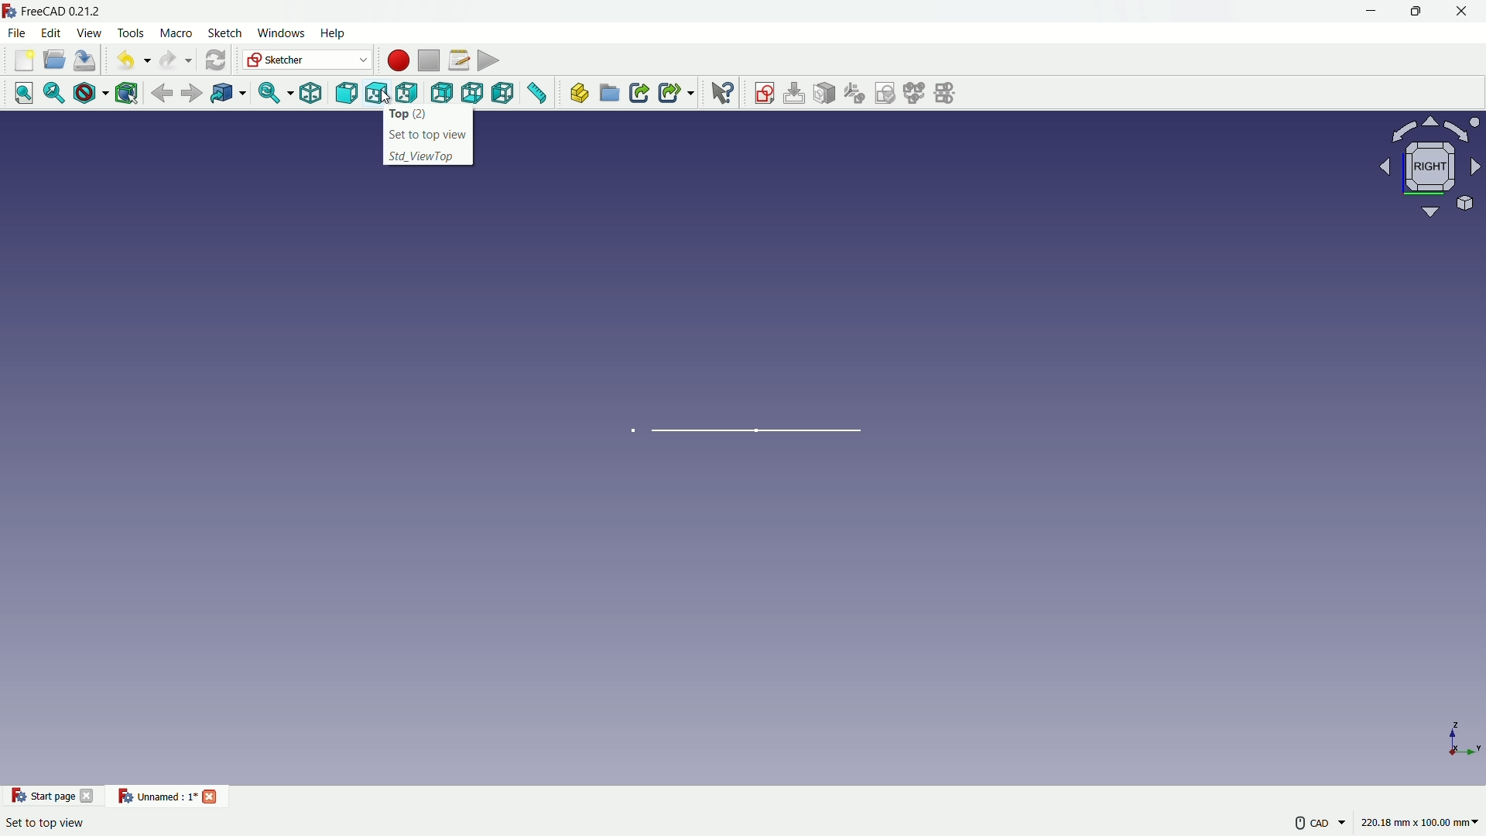 This screenshot has width=1486, height=836. Describe the element at coordinates (406, 94) in the screenshot. I see `right view` at that location.